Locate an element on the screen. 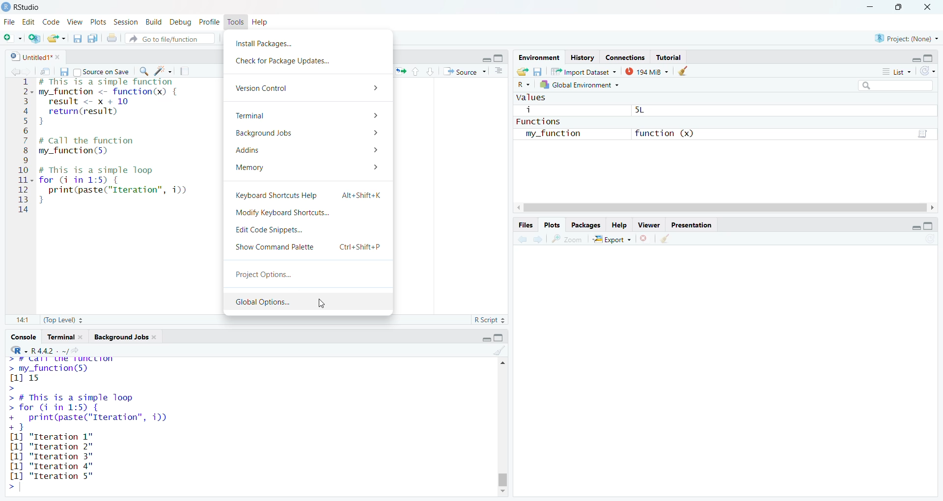  Background jobs is located at coordinates (121, 337).